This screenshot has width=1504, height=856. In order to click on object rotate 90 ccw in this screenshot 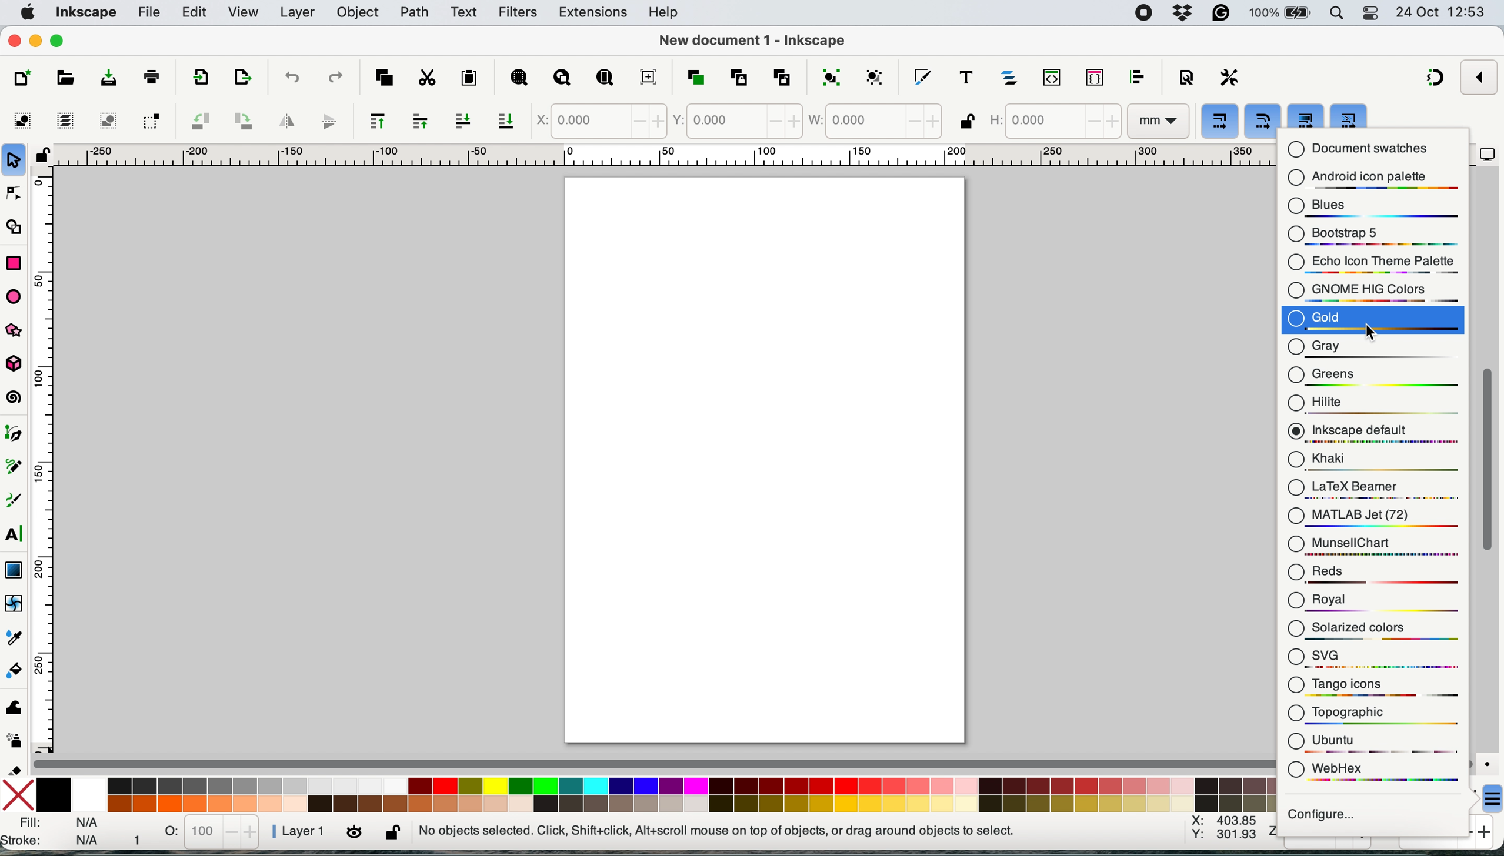, I will do `click(198, 120)`.